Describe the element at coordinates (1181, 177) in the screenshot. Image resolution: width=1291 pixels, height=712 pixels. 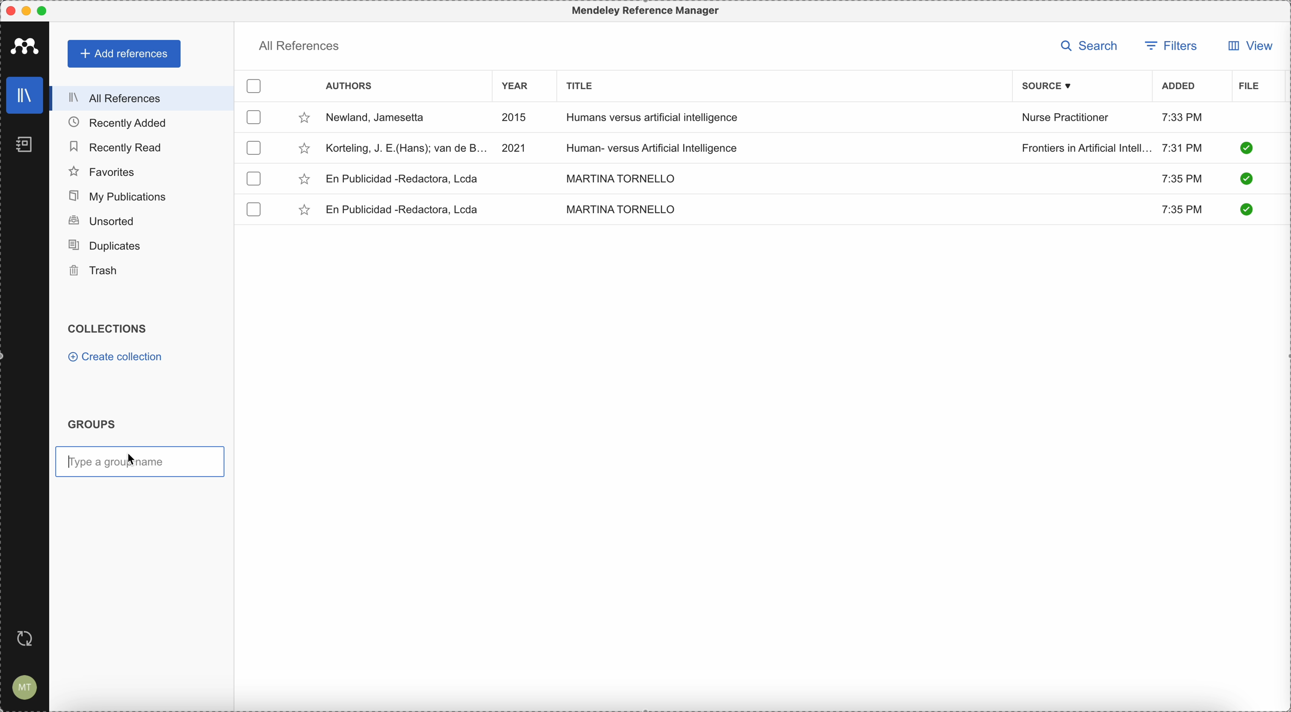
I see `7:35 PM` at that location.